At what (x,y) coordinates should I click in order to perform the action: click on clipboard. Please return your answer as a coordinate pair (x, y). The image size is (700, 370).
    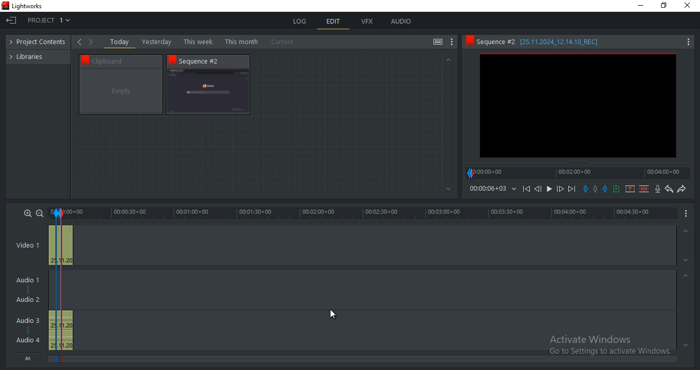
    Looking at the image, I should click on (121, 92).